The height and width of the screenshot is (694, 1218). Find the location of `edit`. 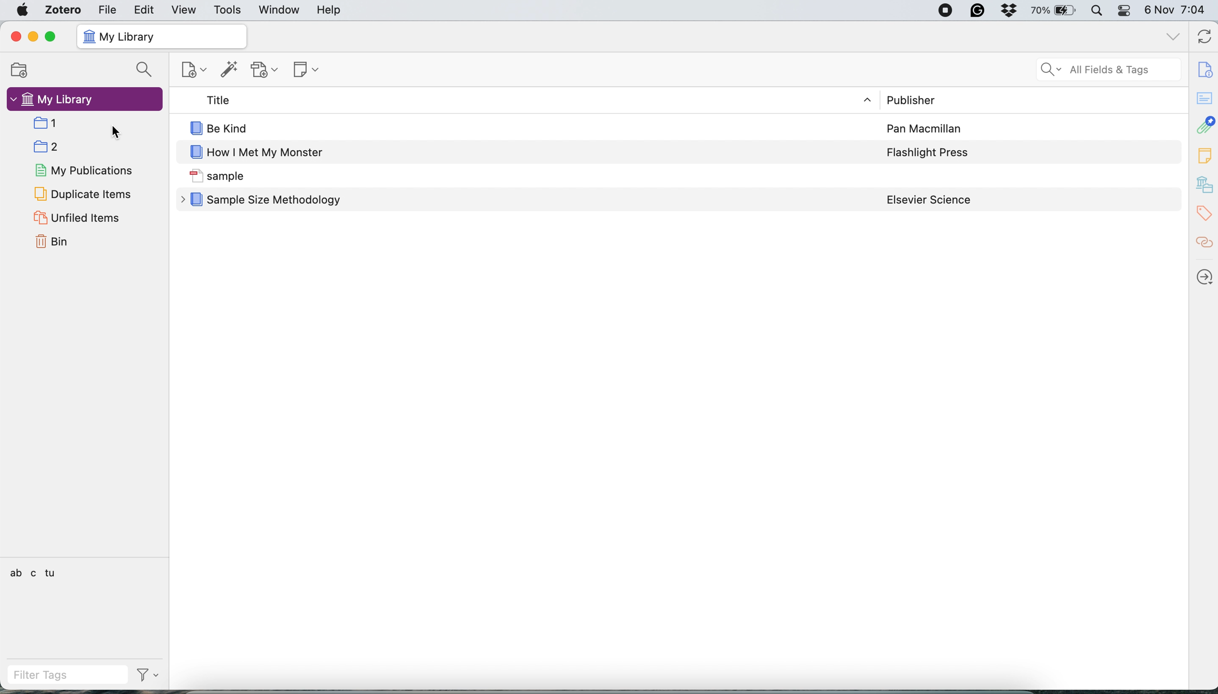

edit is located at coordinates (144, 10).